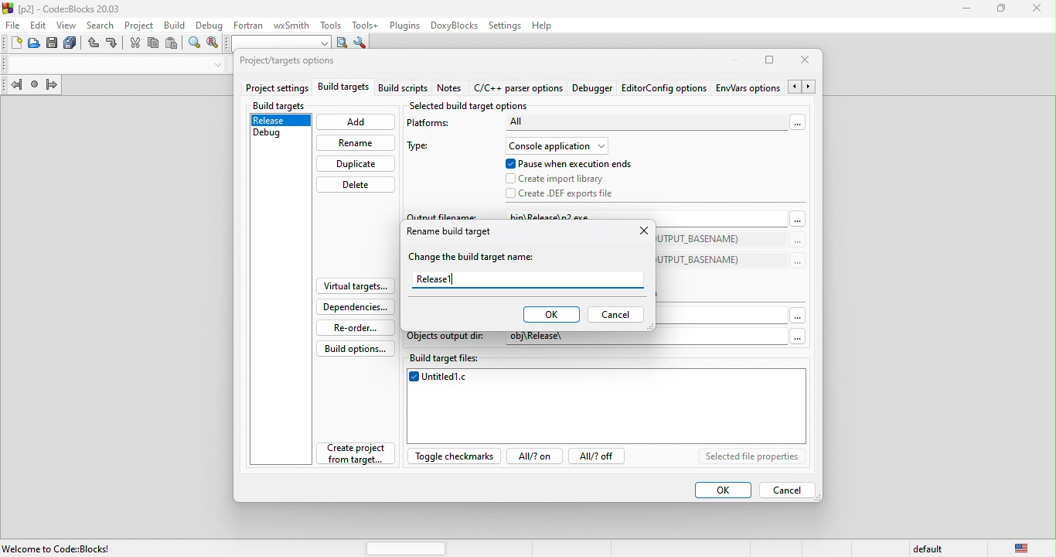 This screenshot has width=1056, height=557. I want to click on objects output dir, so click(447, 339).